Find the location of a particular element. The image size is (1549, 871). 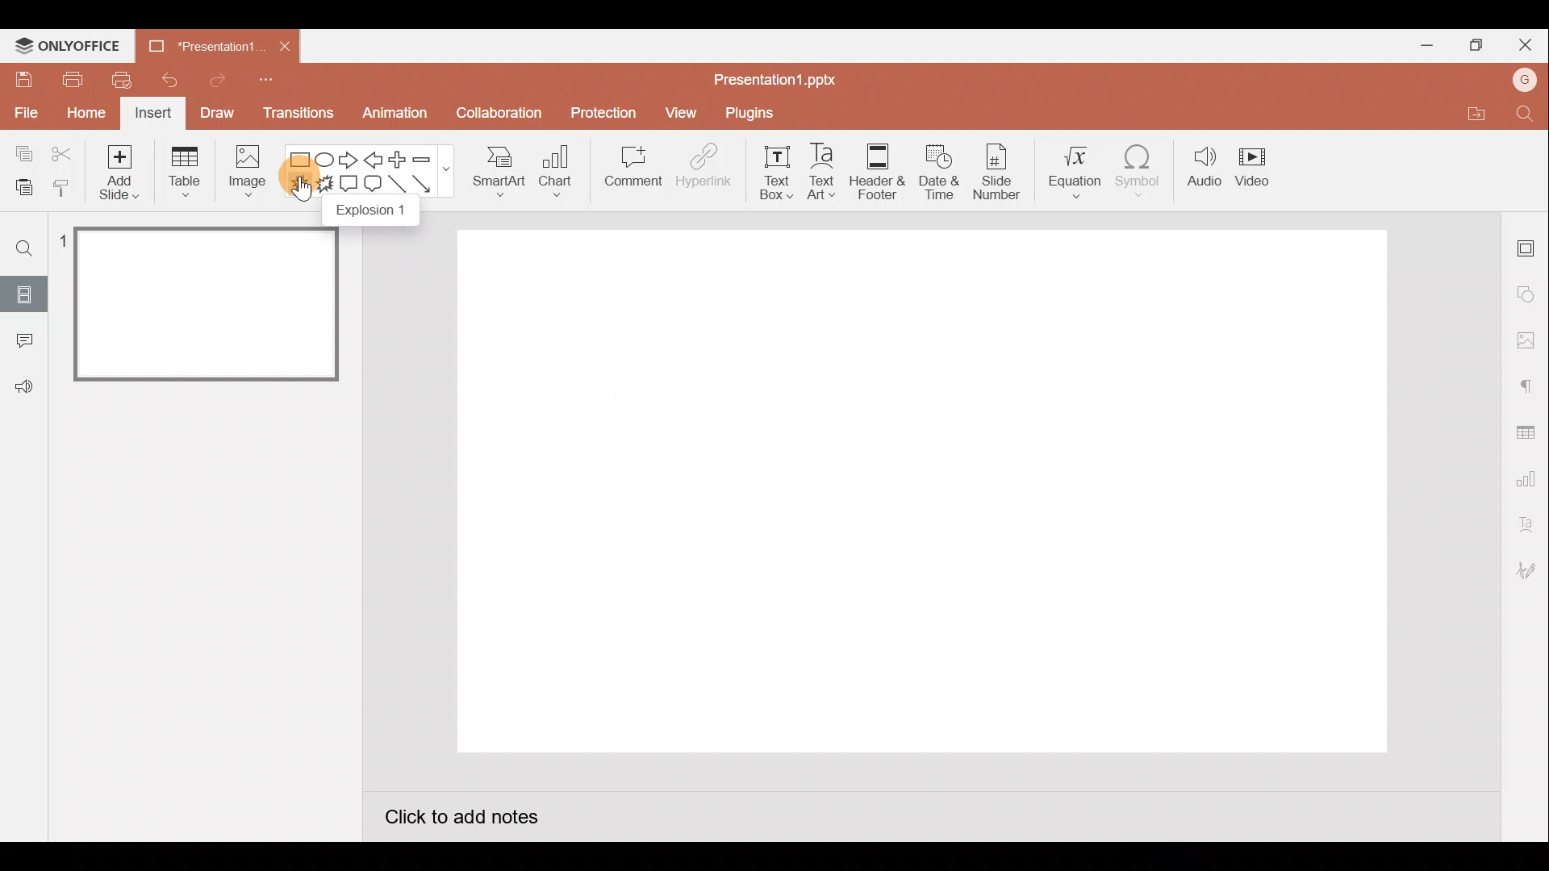

Find is located at coordinates (23, 248).